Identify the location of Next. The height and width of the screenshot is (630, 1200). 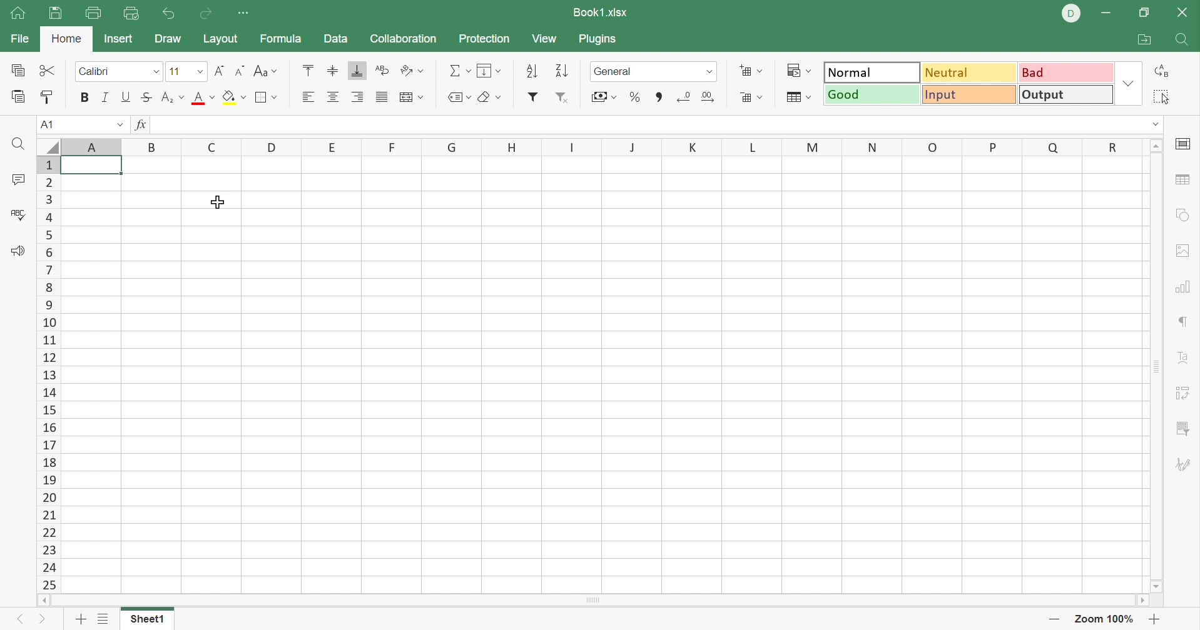
(44, 618).